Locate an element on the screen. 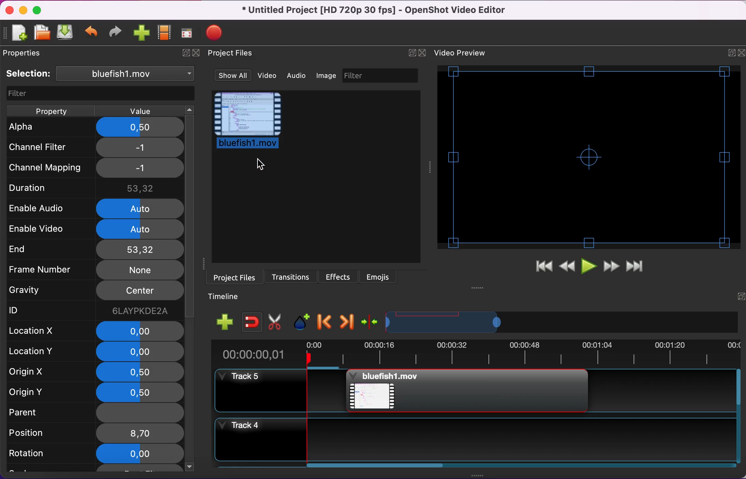 The image size is (746, 479). gravity is located at coordinates (44, 293).